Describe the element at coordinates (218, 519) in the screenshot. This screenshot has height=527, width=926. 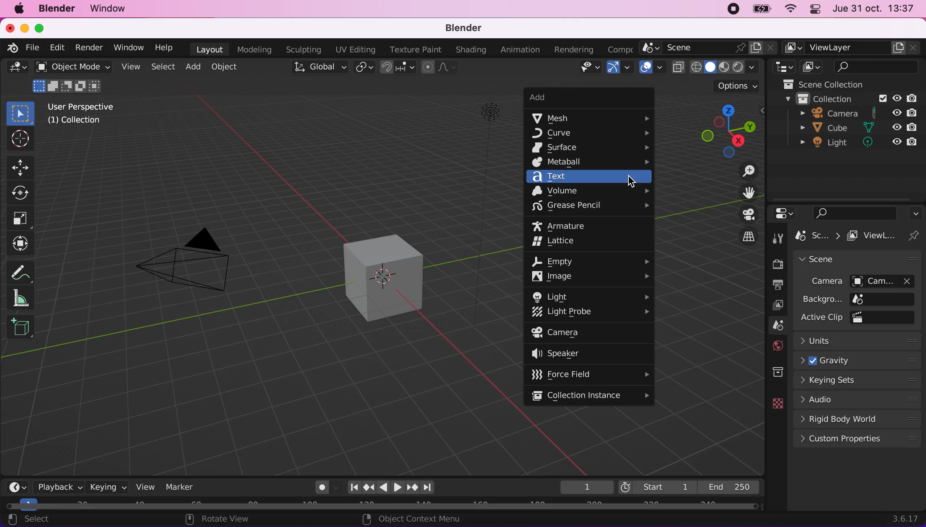
I see `rotate view` at that location.